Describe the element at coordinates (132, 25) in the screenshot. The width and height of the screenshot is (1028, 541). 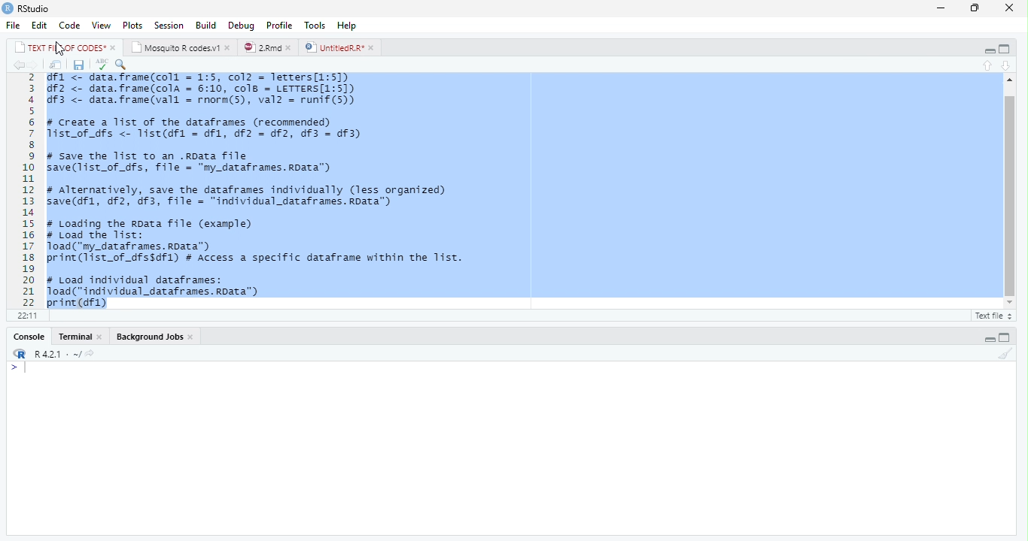
I see `Plots` at that location.